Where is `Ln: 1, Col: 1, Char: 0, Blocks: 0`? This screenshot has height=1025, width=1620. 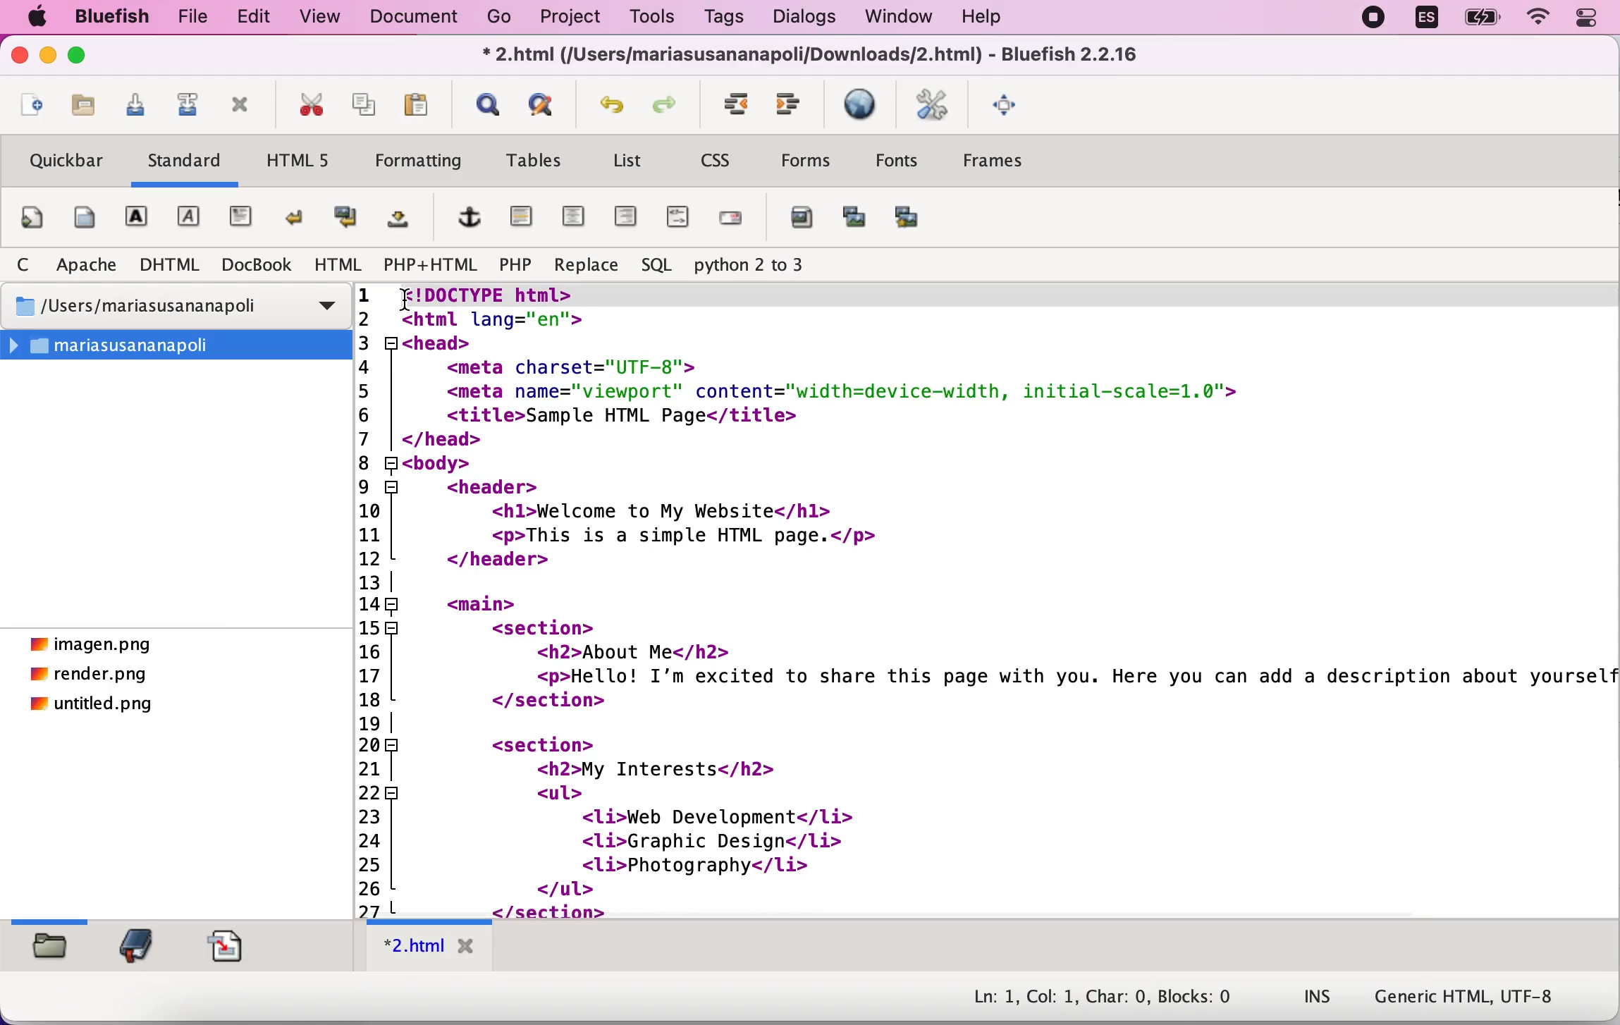
Ln: 1, Col: 1, Char: 0, Blocks: 0 is located at coordinates (1091, 991).